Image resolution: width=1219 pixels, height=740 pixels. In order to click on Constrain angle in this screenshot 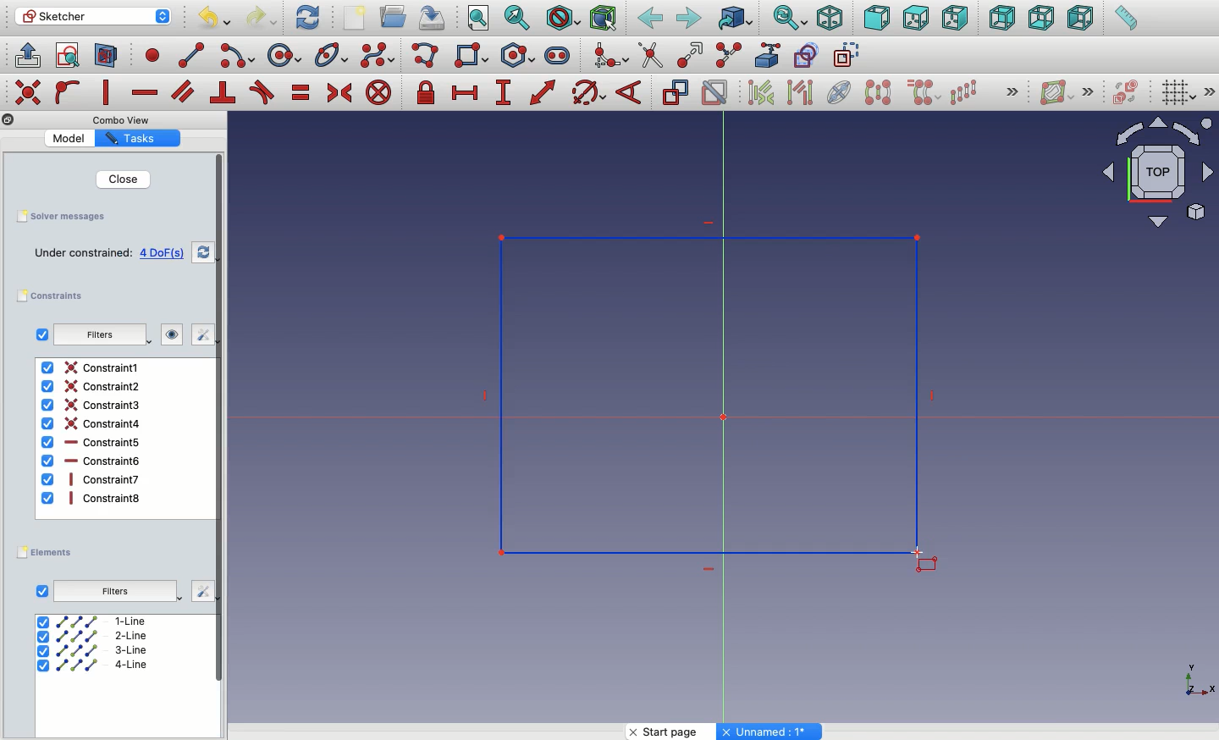, I will do `click(629, 92)`.